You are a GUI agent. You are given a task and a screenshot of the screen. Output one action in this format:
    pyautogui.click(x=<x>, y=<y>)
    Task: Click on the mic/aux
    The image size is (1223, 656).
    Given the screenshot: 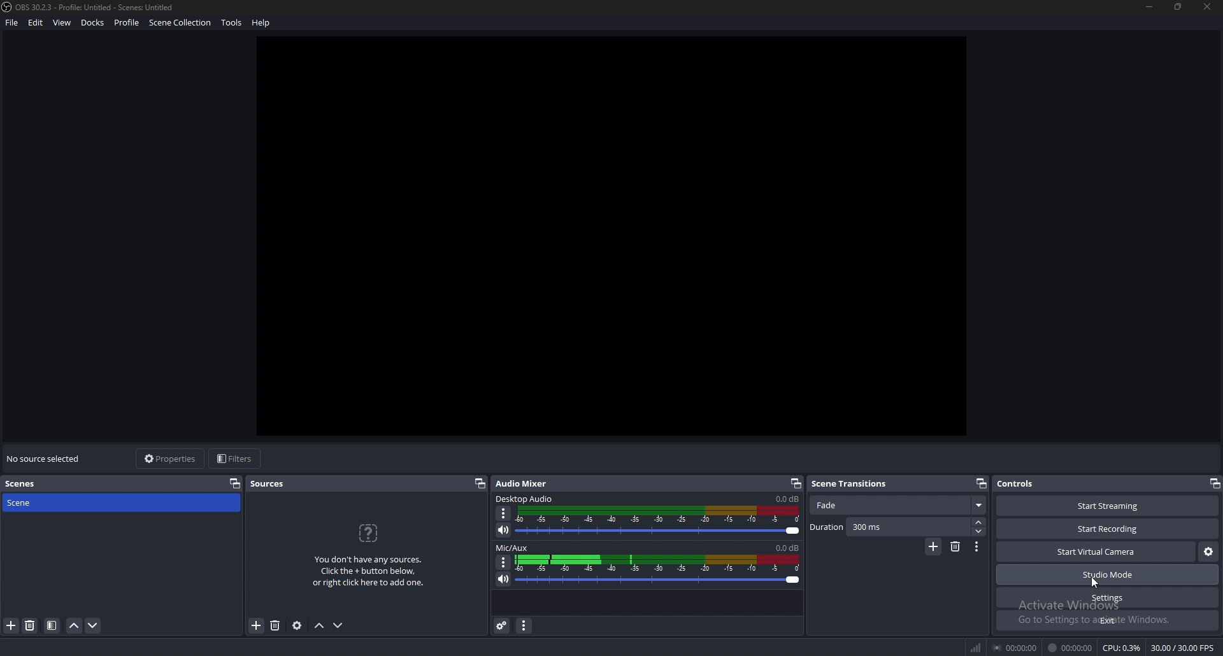 What is the action you would take?
    pyautogui.click(x=514, y=547)
    